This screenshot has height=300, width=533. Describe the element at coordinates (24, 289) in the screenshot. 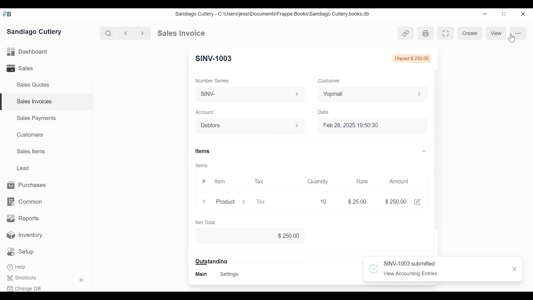

I see `Change DB` at that location.